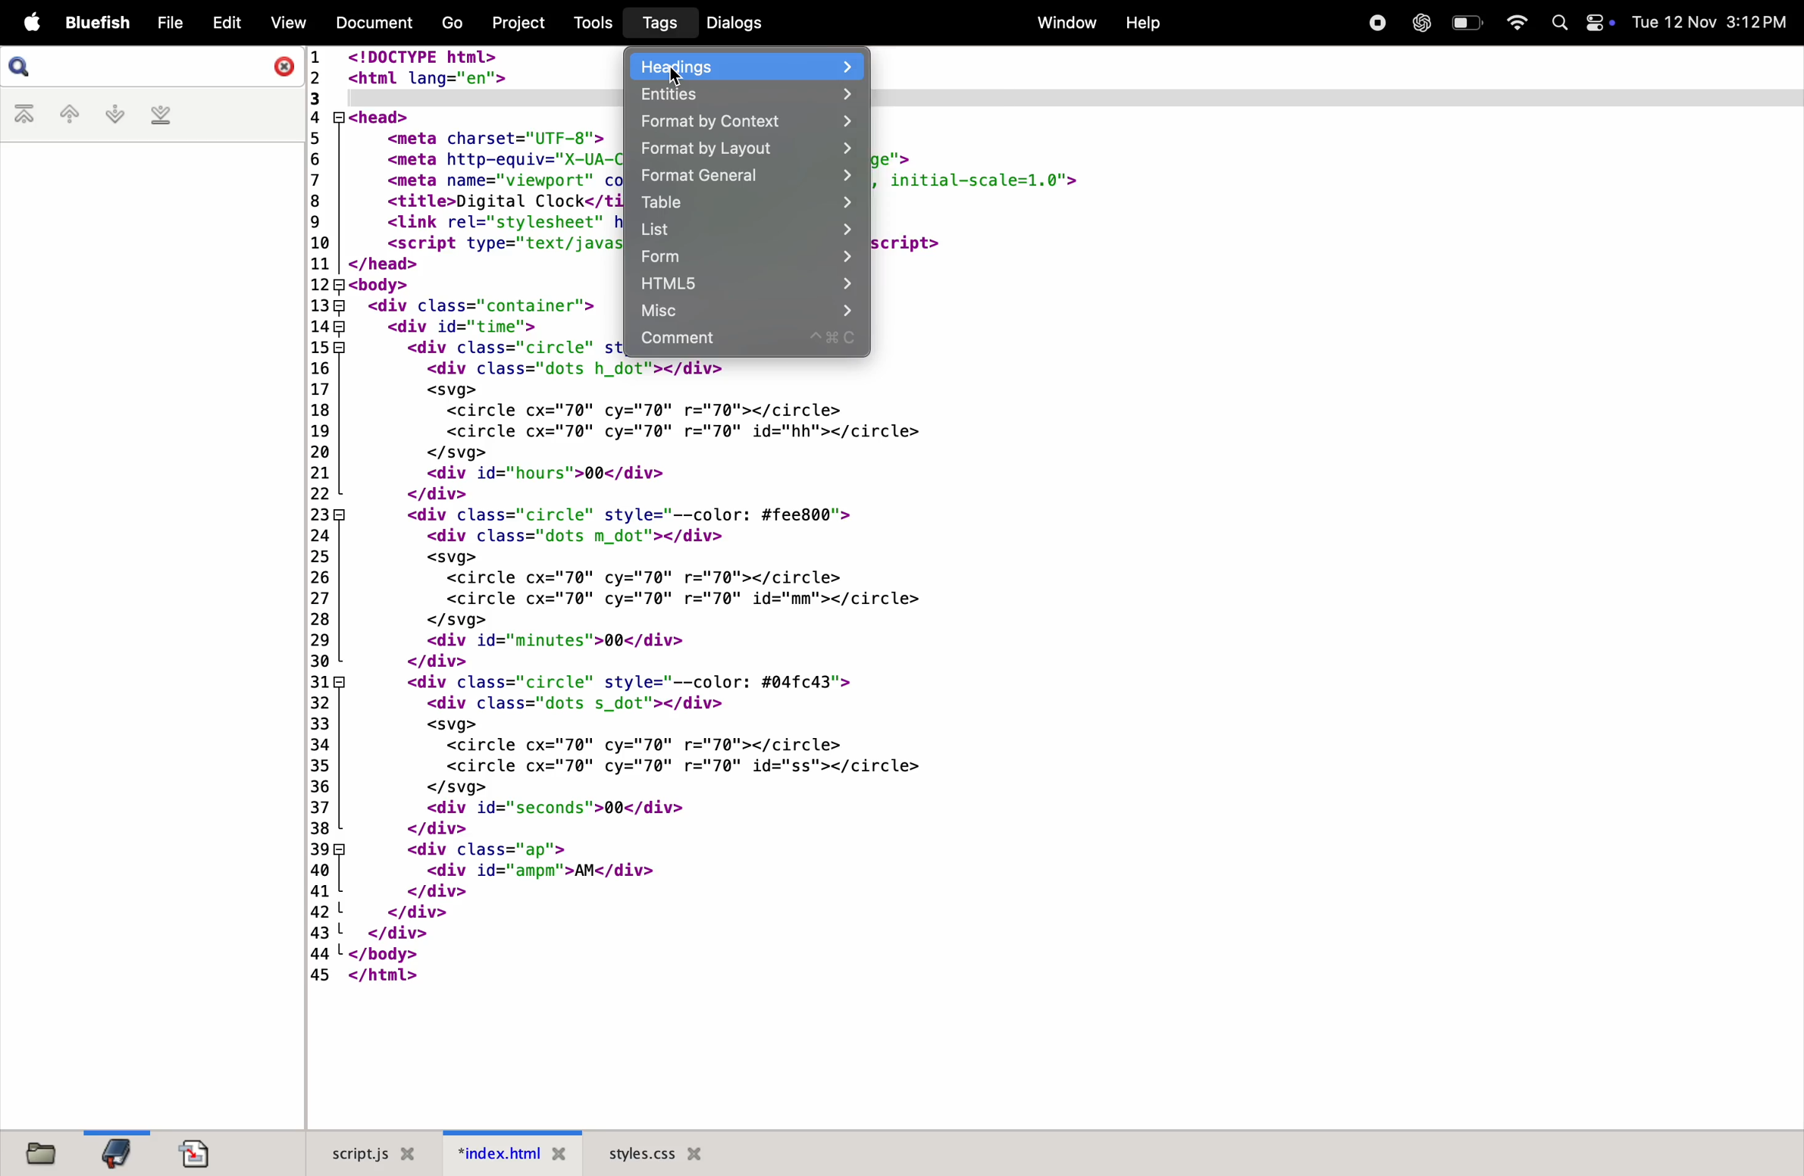 Image resolution: width=1804 pixels, height=1176 pixels. I want to click on document, so click(370, 21).